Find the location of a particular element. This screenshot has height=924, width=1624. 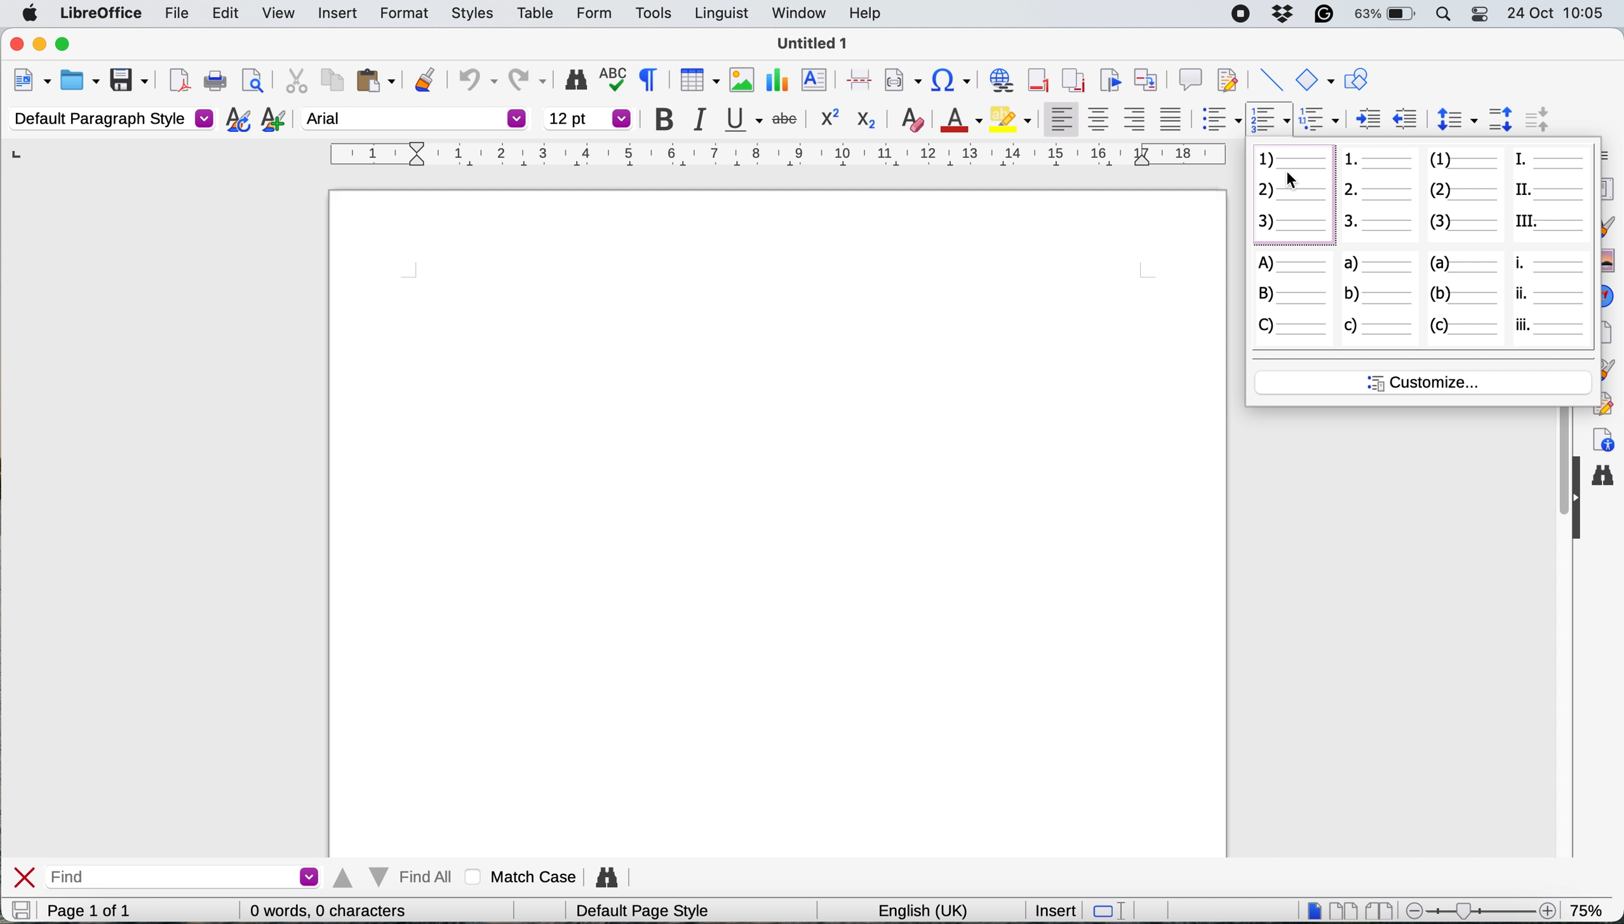

default paragraph style is located at coordinates (111, 118).